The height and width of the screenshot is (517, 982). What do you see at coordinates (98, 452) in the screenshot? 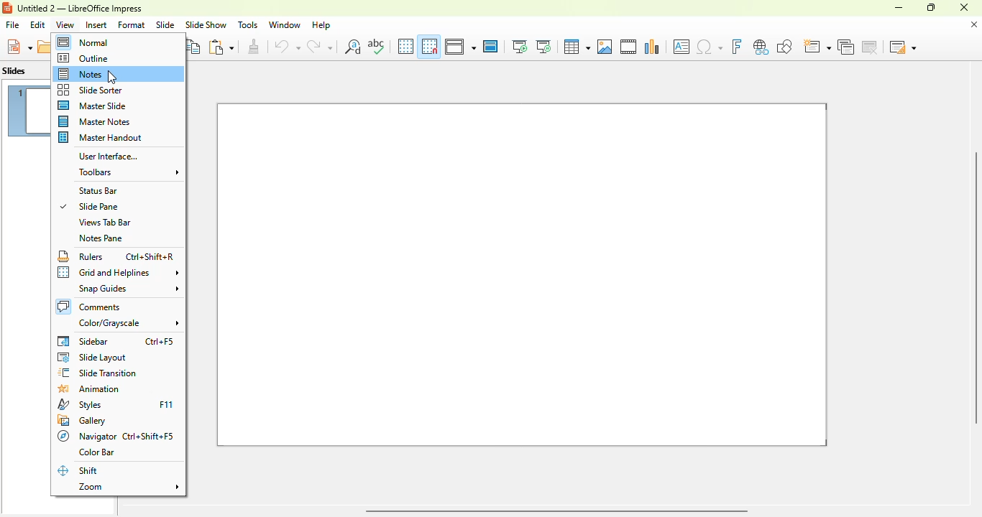
I see `color bar` at bounding box center [98, 452].